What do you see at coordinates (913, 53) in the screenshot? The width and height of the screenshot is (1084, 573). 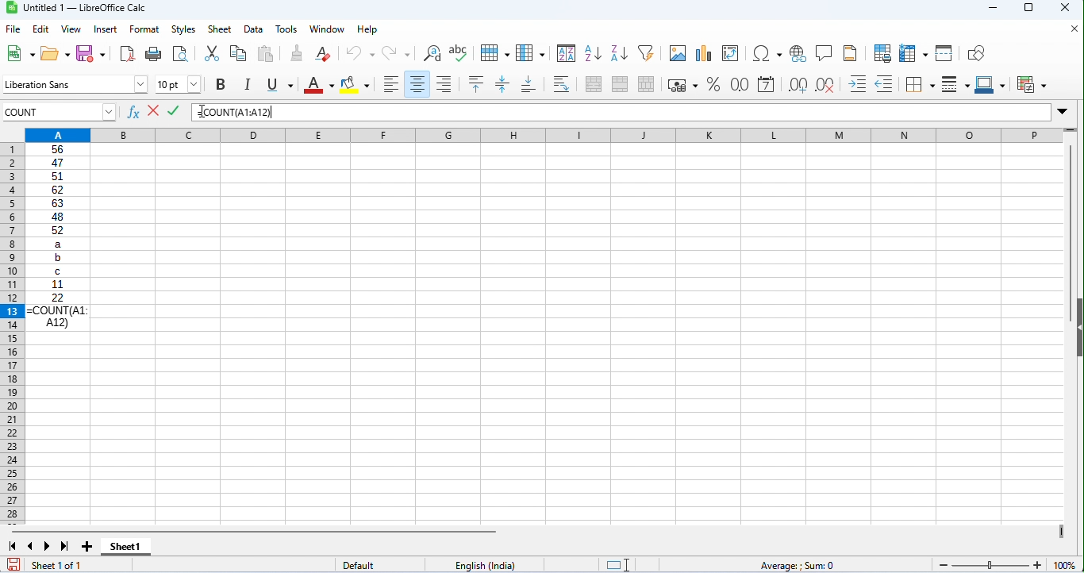 I see `freeze rows and columns` at bounding box center [913, 53].